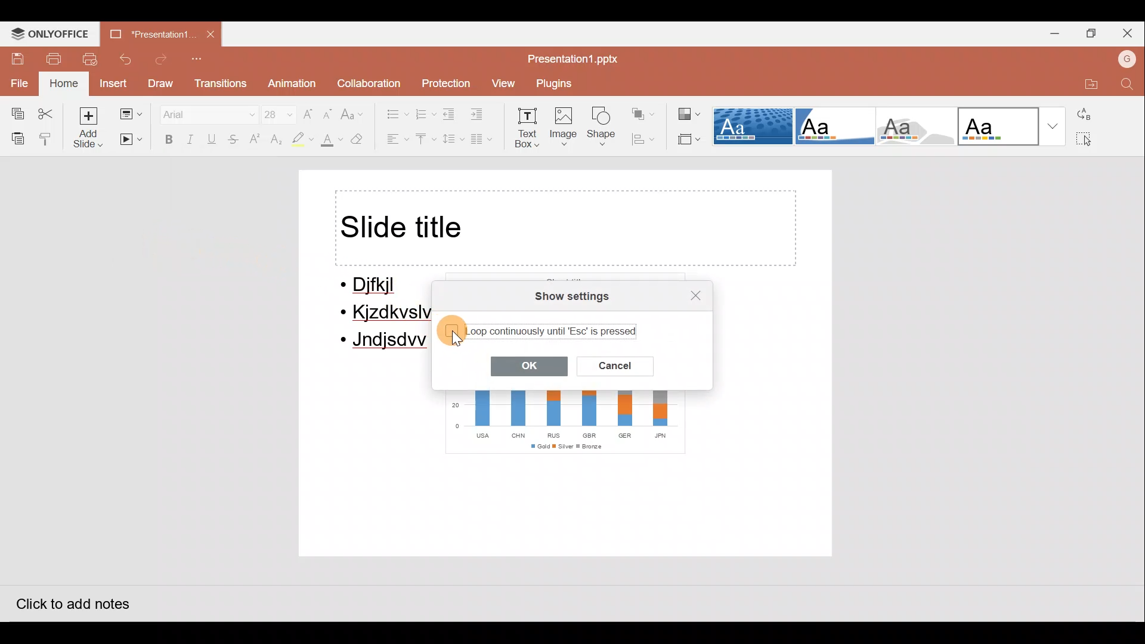 The height and width of the screenshot is (644, 1145). Describe the element at coordinates (688, 140) in the screenshot. I see `Select slide size` at that location.